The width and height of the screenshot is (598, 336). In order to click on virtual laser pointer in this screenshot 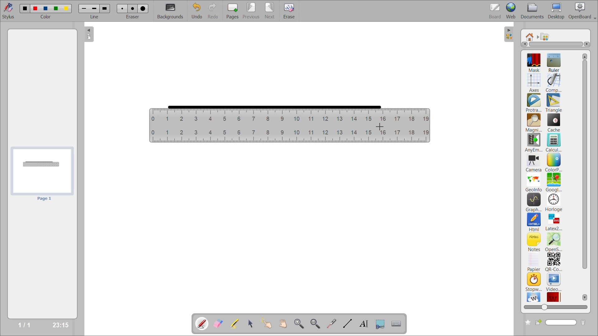, I will do `click(330, 323)`.